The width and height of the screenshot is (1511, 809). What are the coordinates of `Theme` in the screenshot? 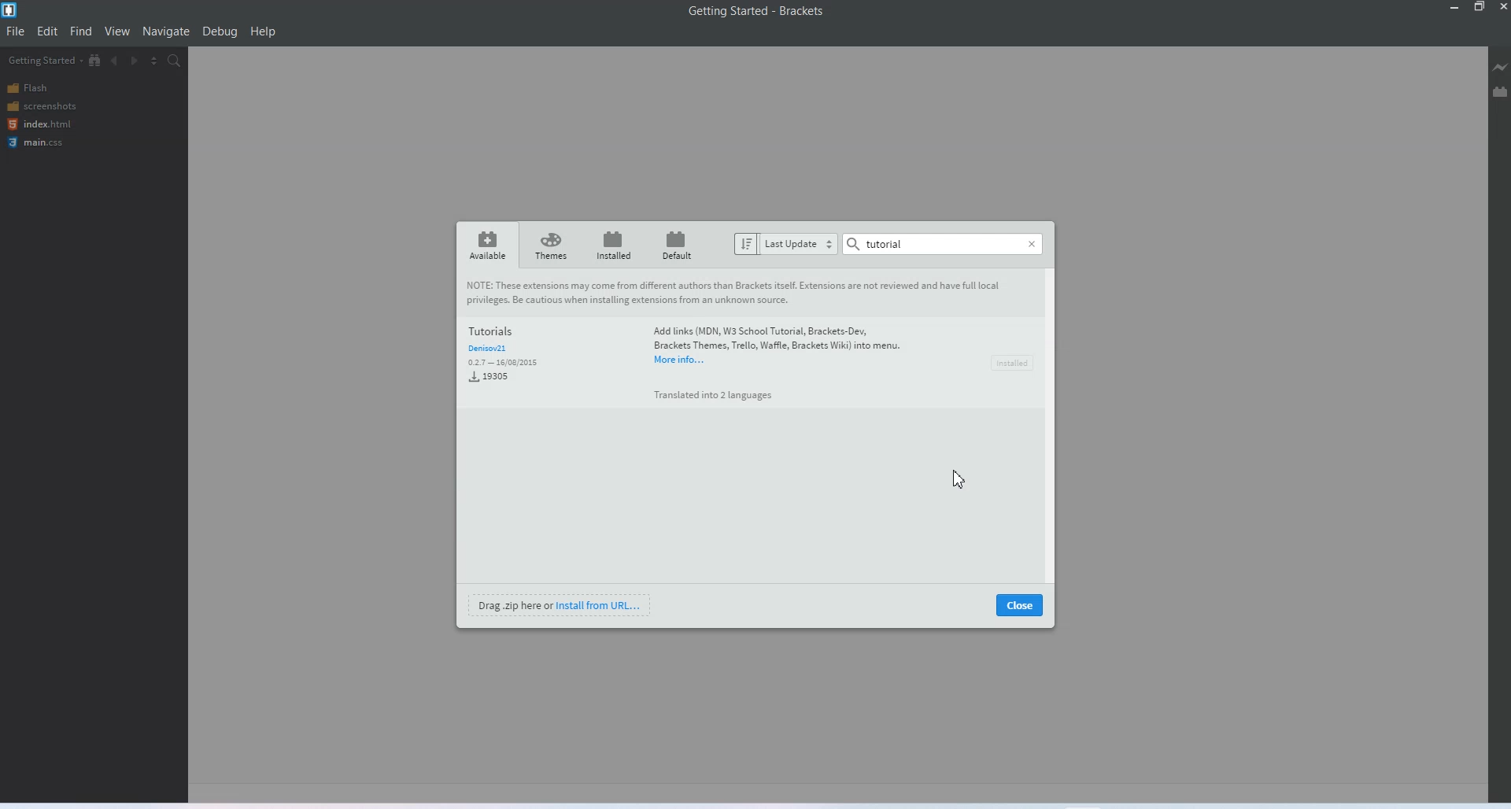 It's located at (551, 245).